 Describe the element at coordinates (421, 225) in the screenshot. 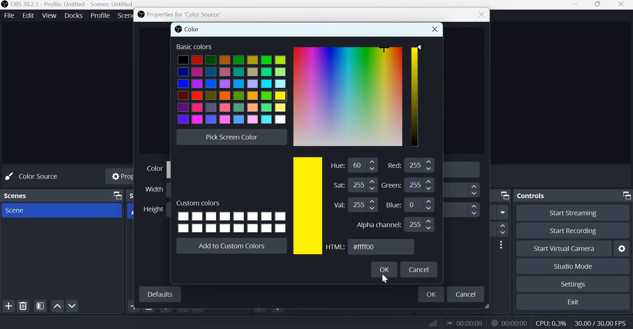

I see `Input` at that location.